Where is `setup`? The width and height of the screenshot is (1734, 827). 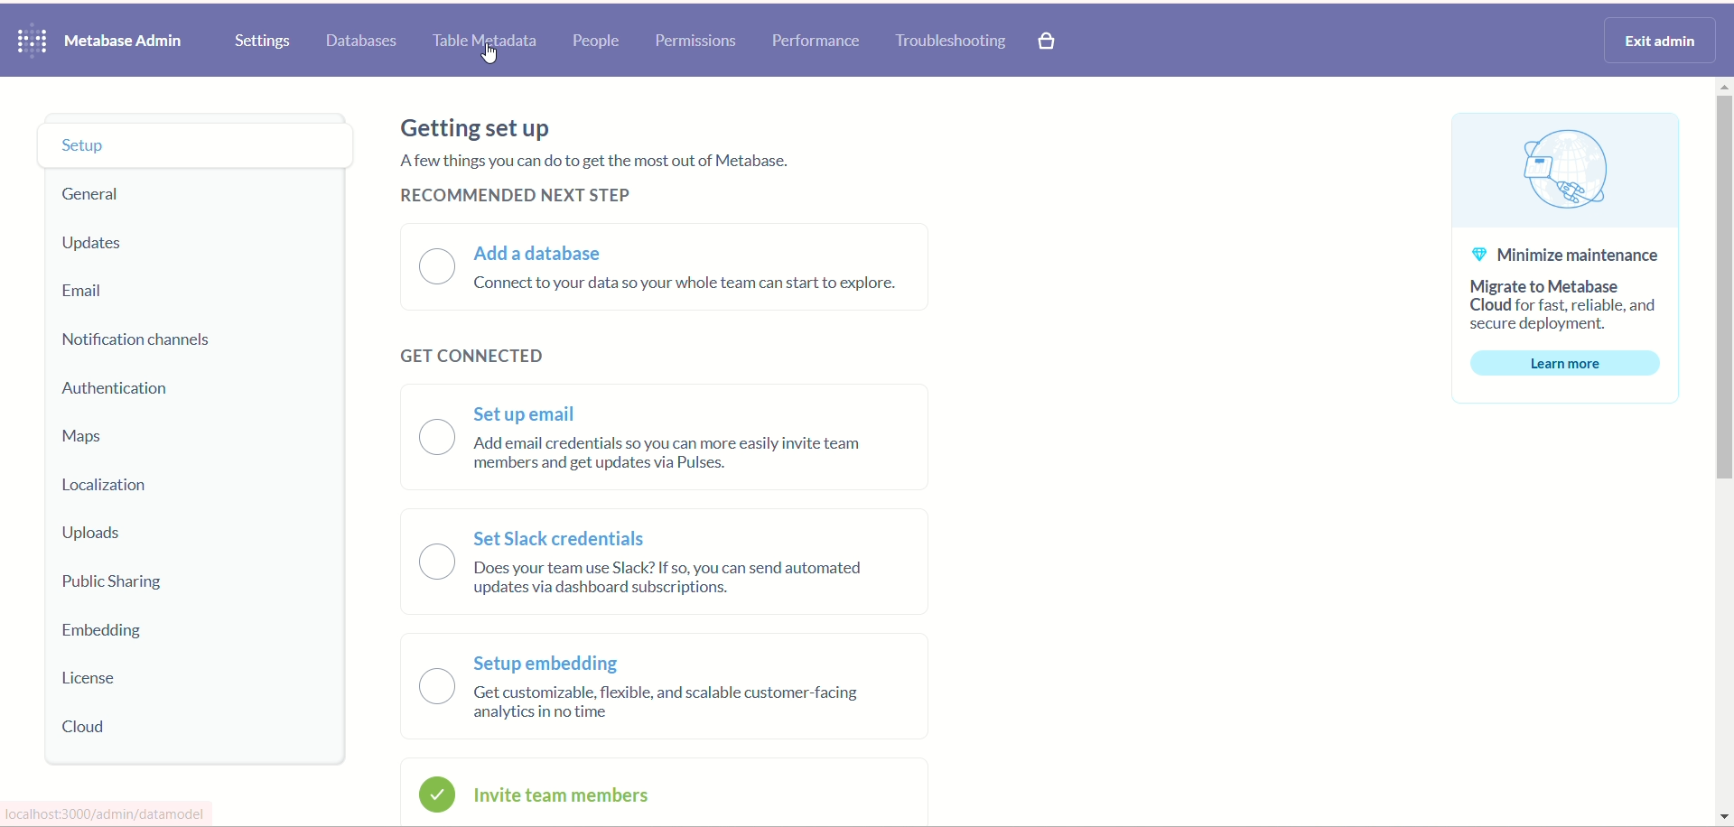
setup is located at coordinates (199, 142).